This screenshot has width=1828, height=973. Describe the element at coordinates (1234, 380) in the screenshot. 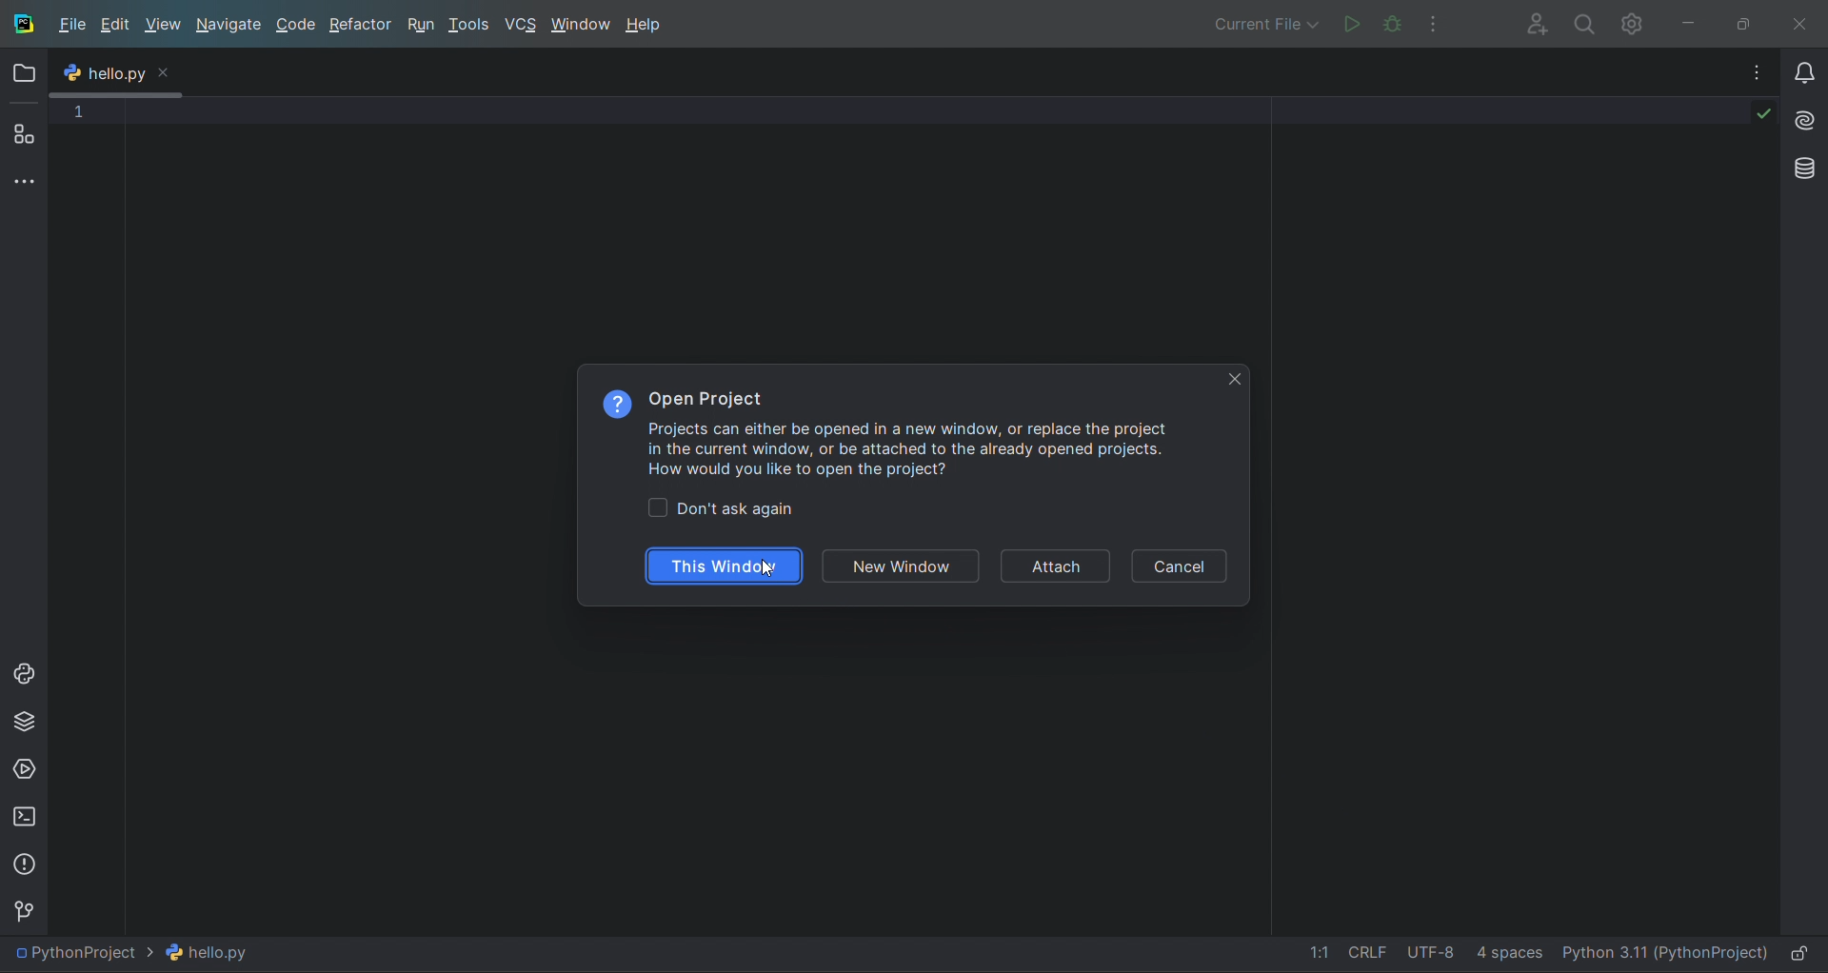

I see `close tab` at that location.